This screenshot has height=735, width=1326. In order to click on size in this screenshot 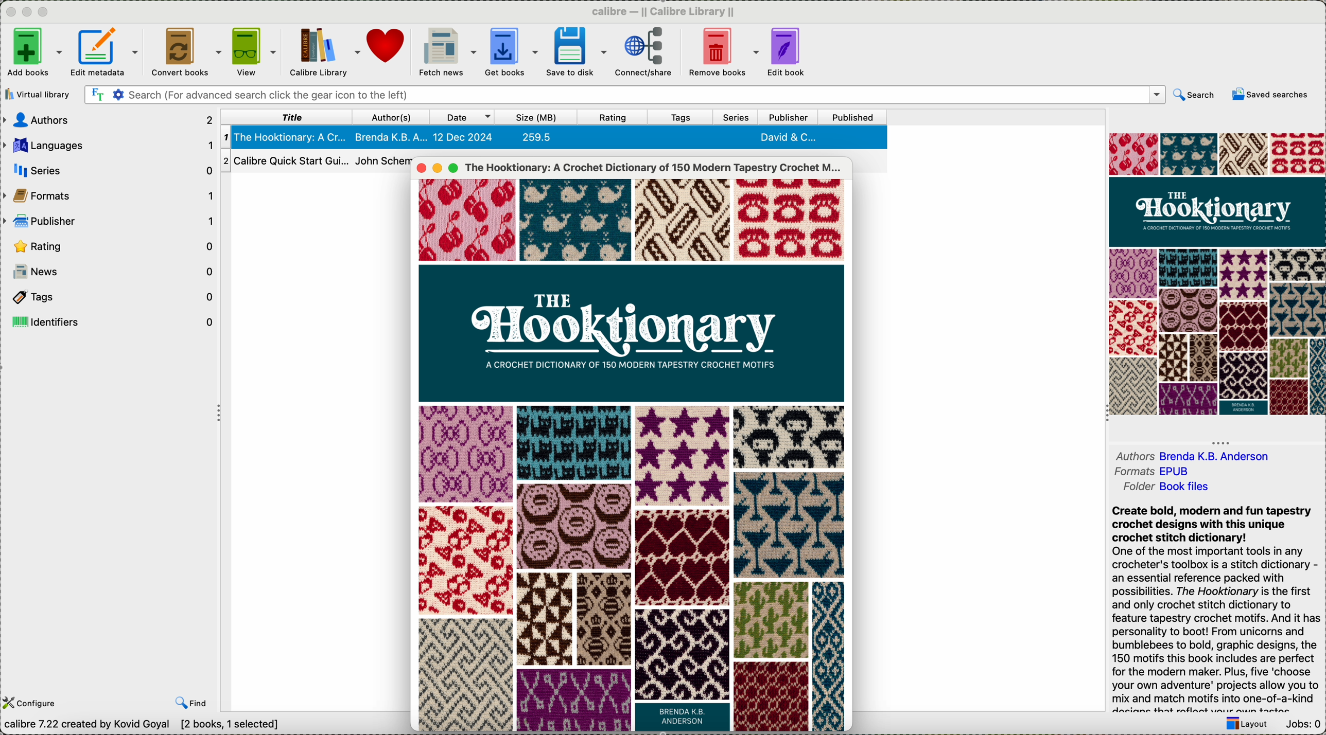, I will do `click(534, 117)`.